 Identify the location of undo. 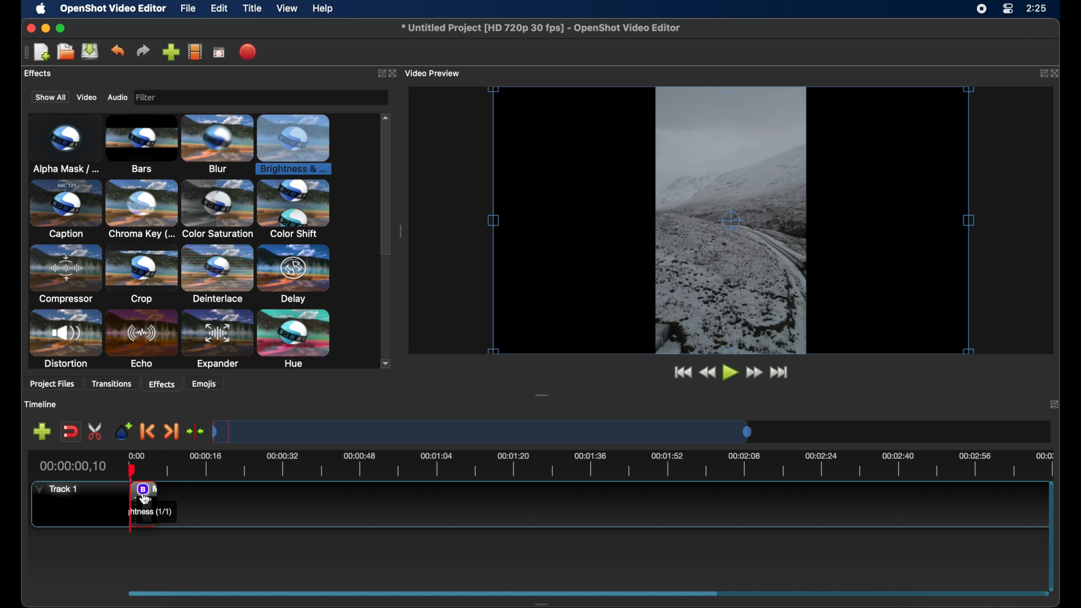
(117, 51).